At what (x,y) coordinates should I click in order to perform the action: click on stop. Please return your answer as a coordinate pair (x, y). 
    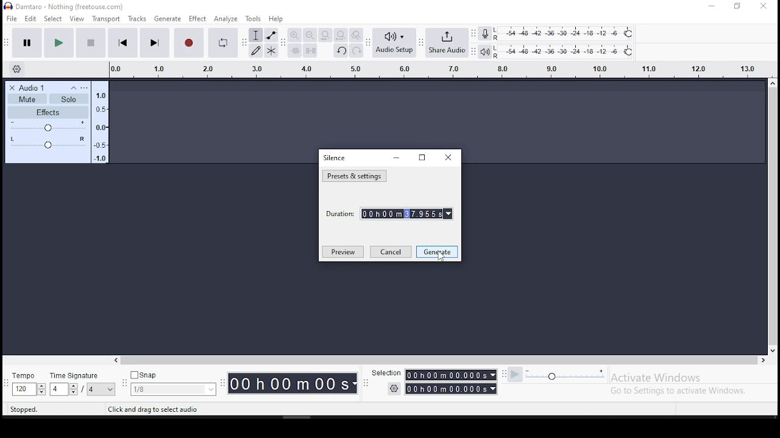
    Looking at the image, I should click on (91, 43).